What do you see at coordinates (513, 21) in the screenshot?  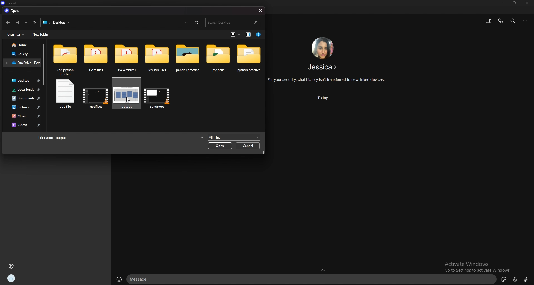 I see `search bar` at bounding box center [513, 21].